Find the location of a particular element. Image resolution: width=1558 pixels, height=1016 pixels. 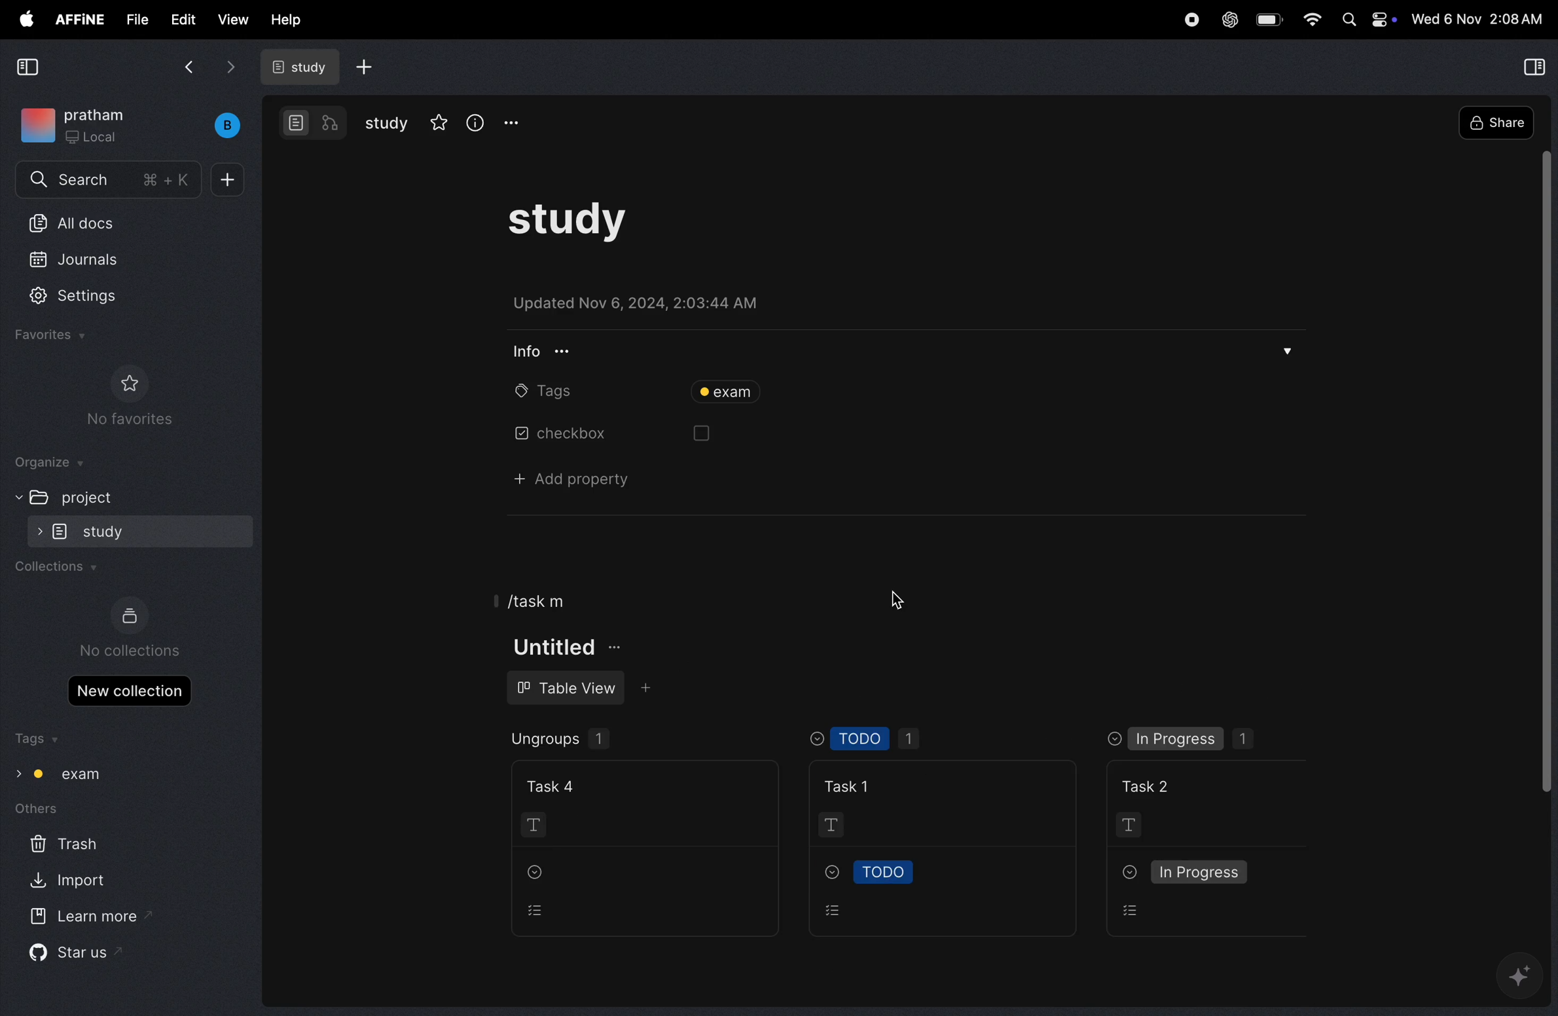

/task m is located at coordinates (531, 601).